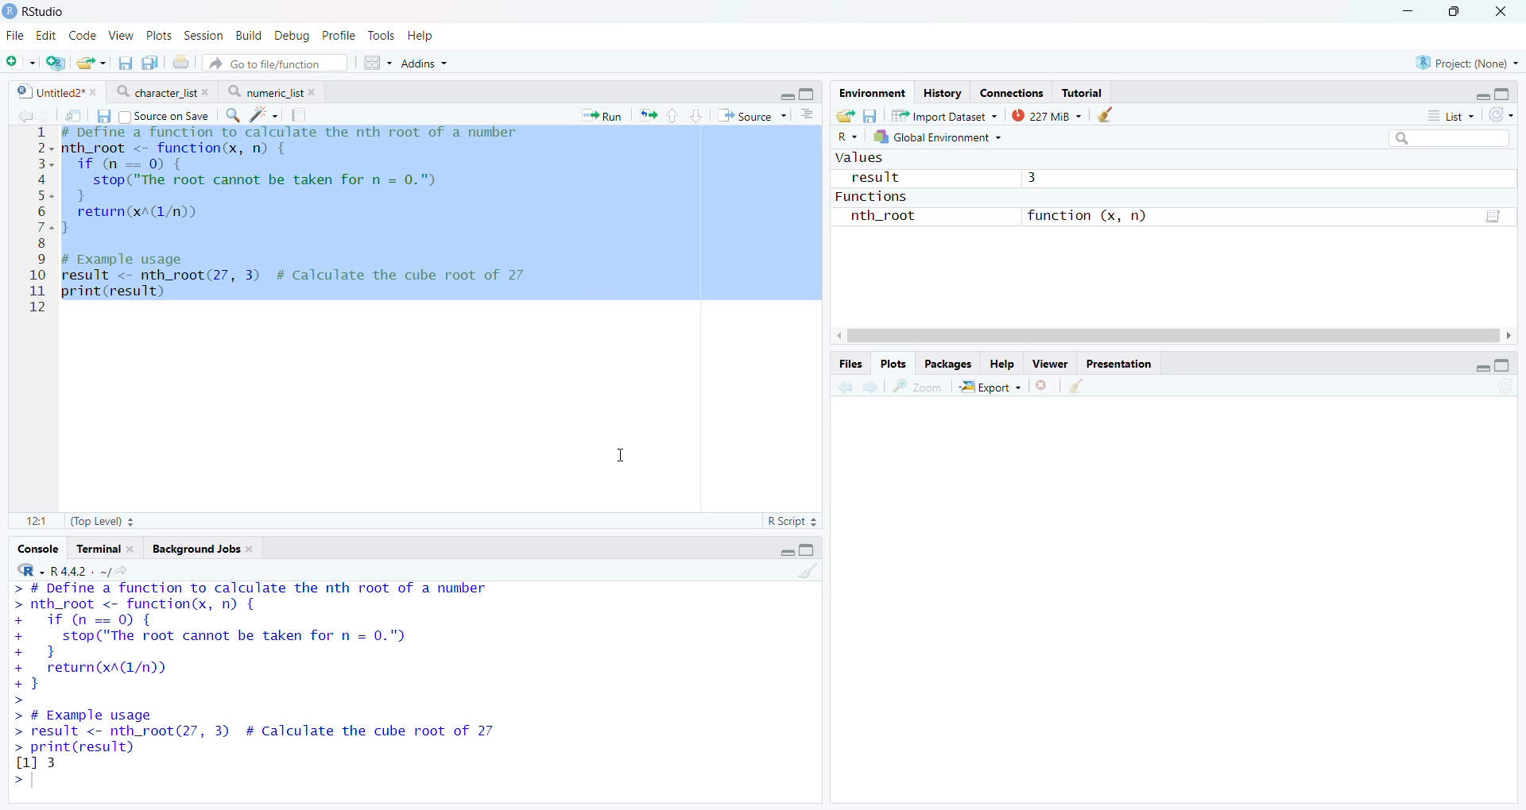 The image size is (1526, 810). Describe the element at coordinates (870, 386) in the screenshot. I see `Go to next plot` at that location.